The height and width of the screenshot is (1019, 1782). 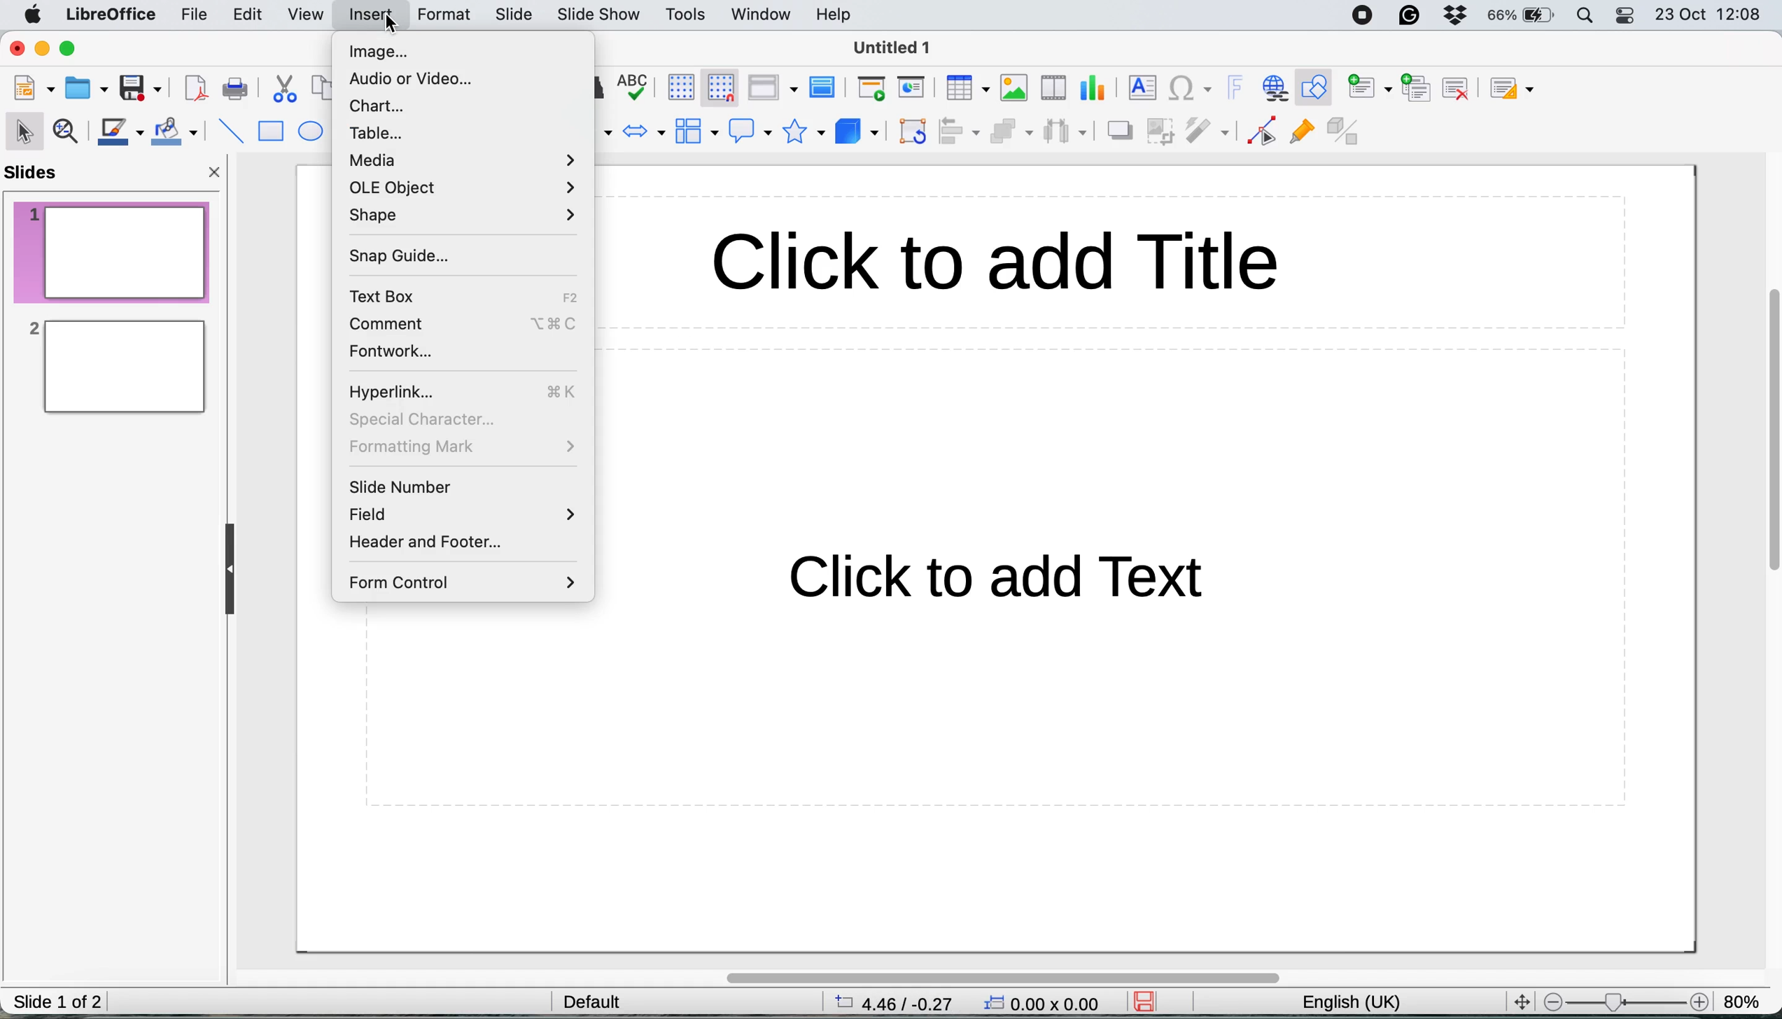 I want to click on view, so click(x=310, y=13).